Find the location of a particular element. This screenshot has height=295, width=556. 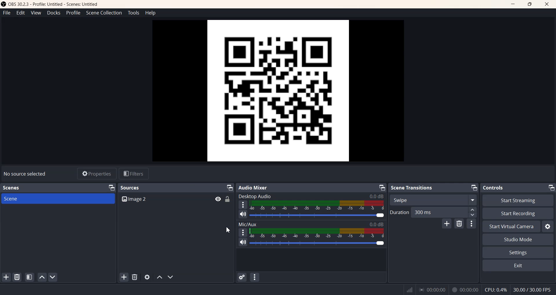

Minimize is located at coordinates (110, 187).